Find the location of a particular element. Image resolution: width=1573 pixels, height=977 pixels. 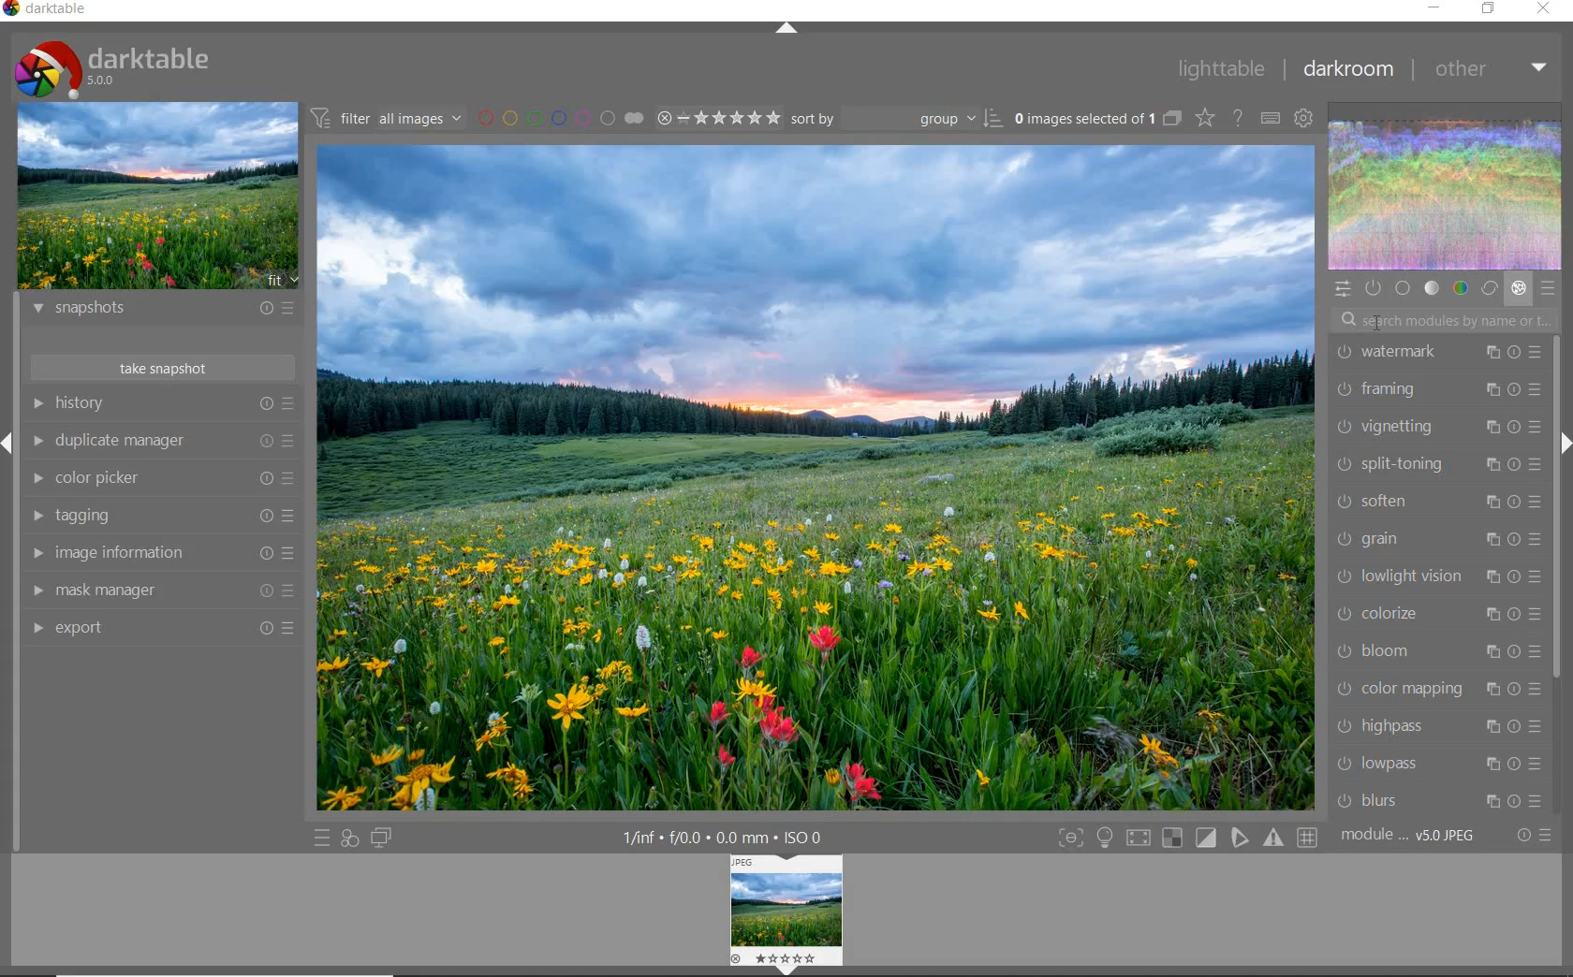

quick access to presets is located at coordinates (321, 838).